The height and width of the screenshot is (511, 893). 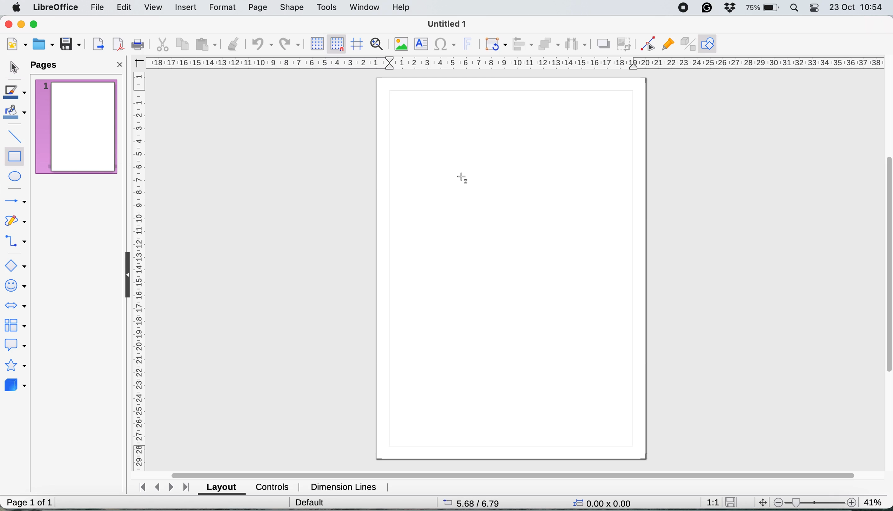 What do you see at coordinates (15, 9) in the screenshot?
I see `system logo` at bounding box center [15, 9].